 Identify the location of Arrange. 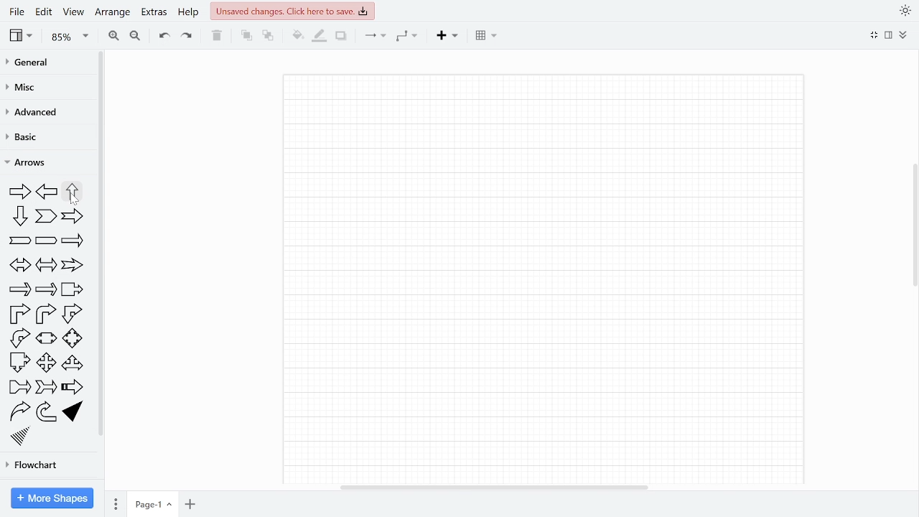
(112, 12).